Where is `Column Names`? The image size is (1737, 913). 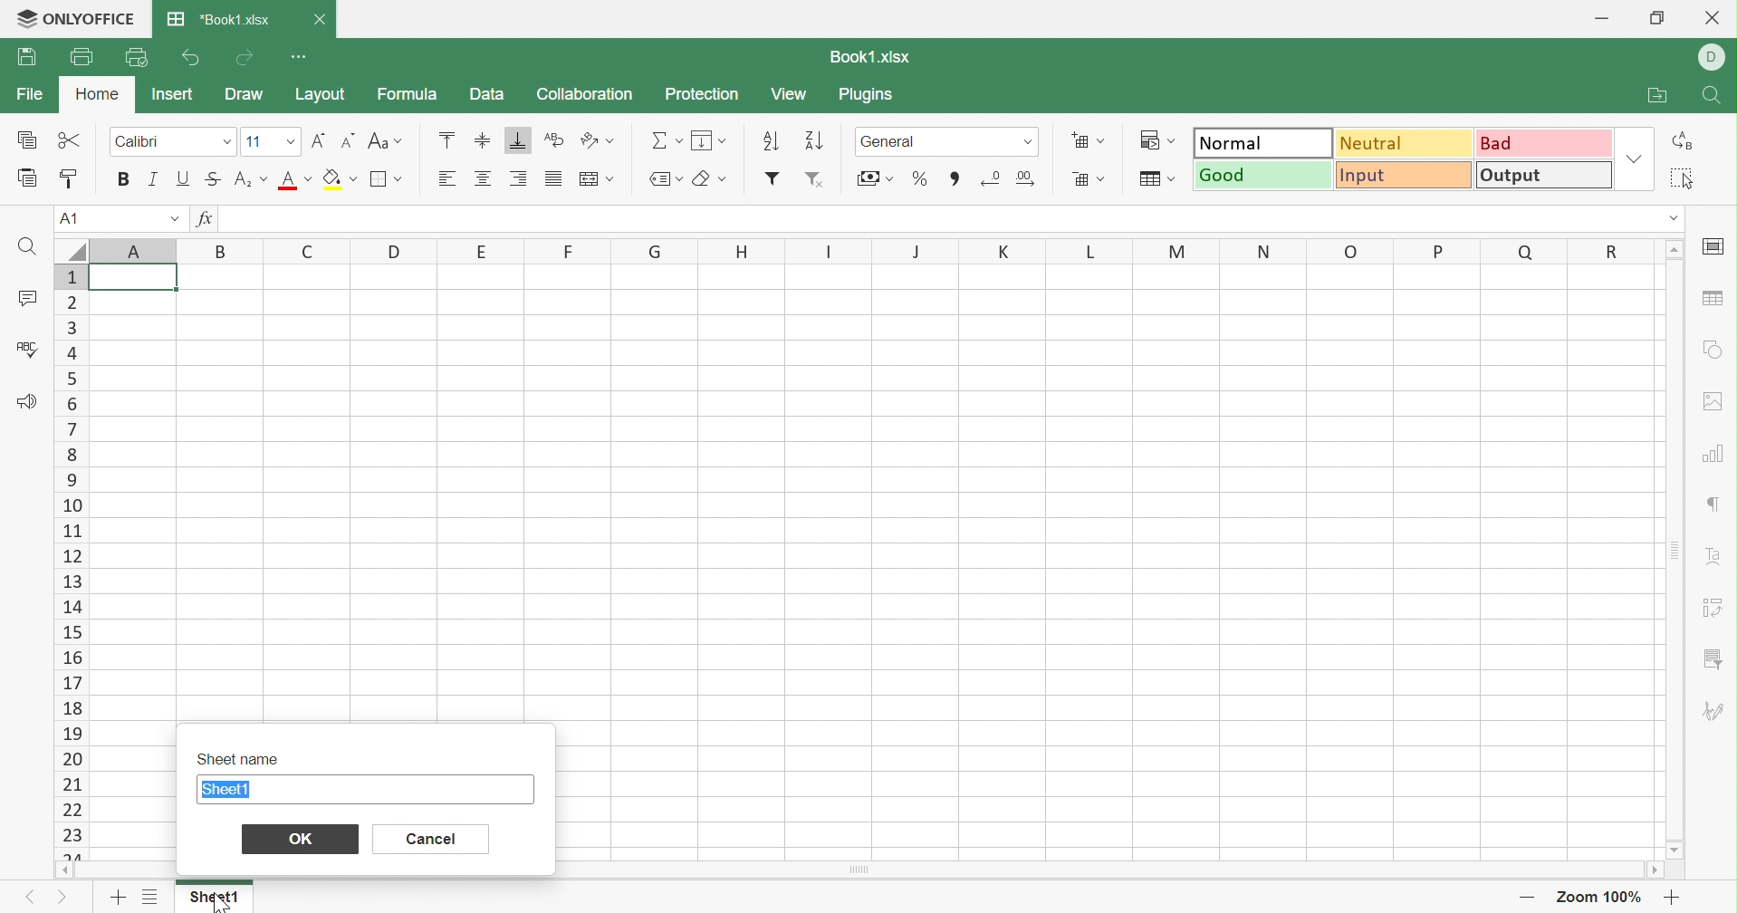
Column Names is located at coordinates (873, 249).